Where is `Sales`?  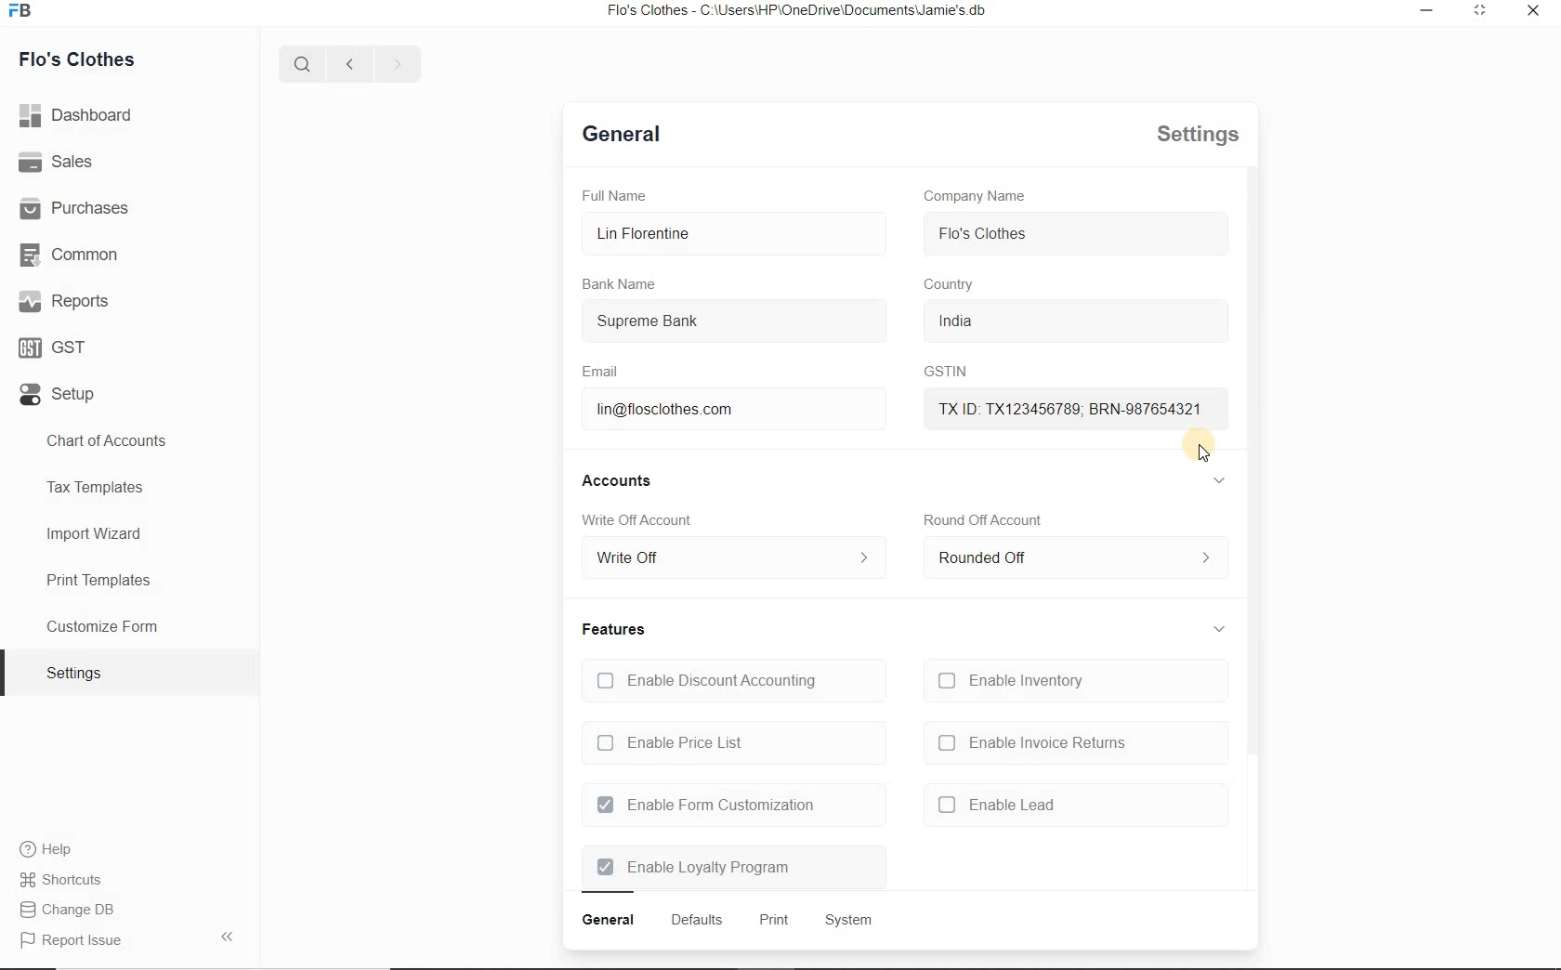 Sales is located at coordinates (59, 164).